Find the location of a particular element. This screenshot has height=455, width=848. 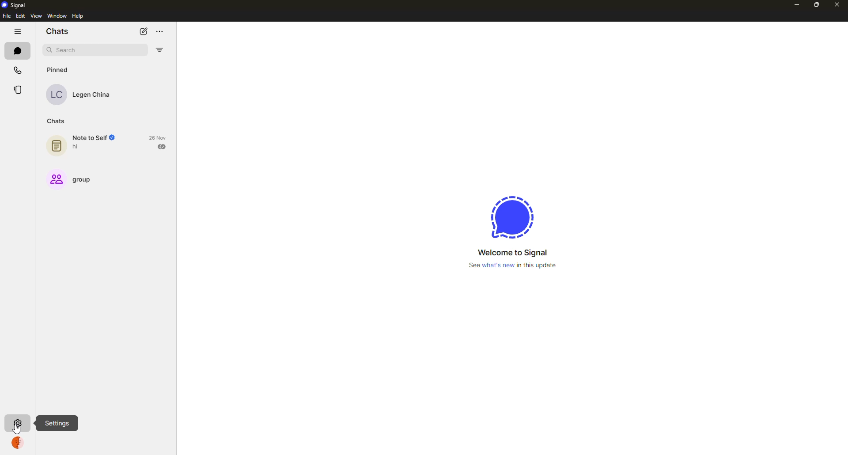

help is located at coordinates (78, 17).